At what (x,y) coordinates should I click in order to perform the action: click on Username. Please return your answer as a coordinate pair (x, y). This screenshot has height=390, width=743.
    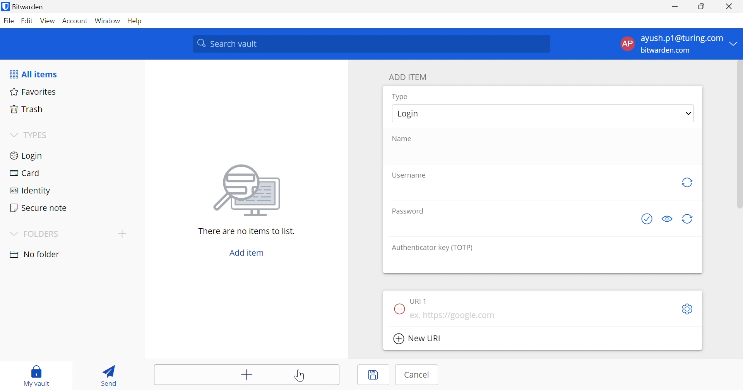
    Looking at the image, I should click on (410, 176).